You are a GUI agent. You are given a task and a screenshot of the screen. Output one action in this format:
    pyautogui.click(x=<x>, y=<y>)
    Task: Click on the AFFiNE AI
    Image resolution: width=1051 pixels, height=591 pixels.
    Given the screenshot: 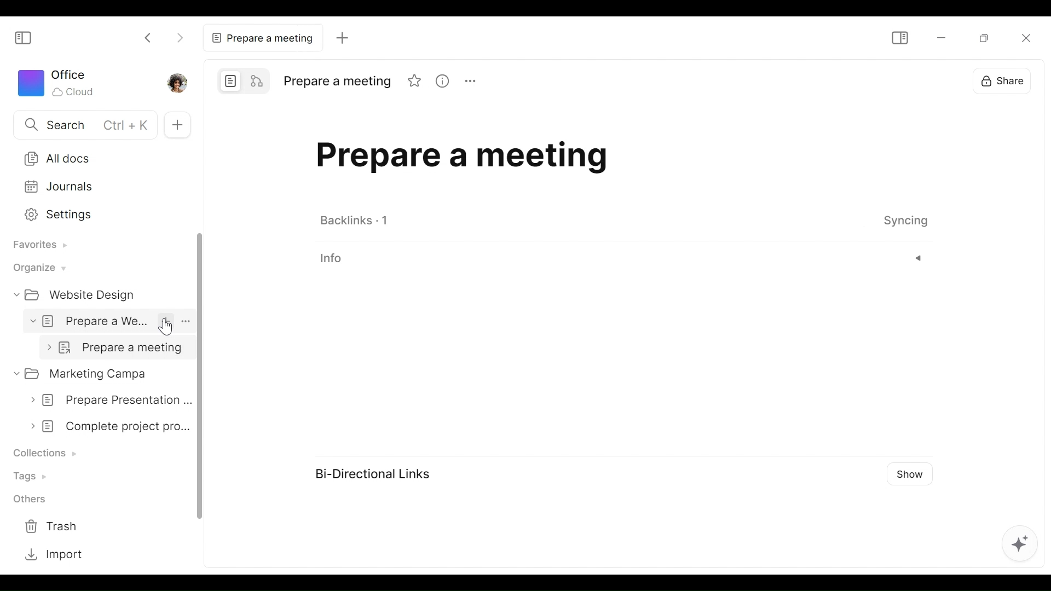 What is the action you would take?
    pyautogui.click(x=1023, y=546)
    